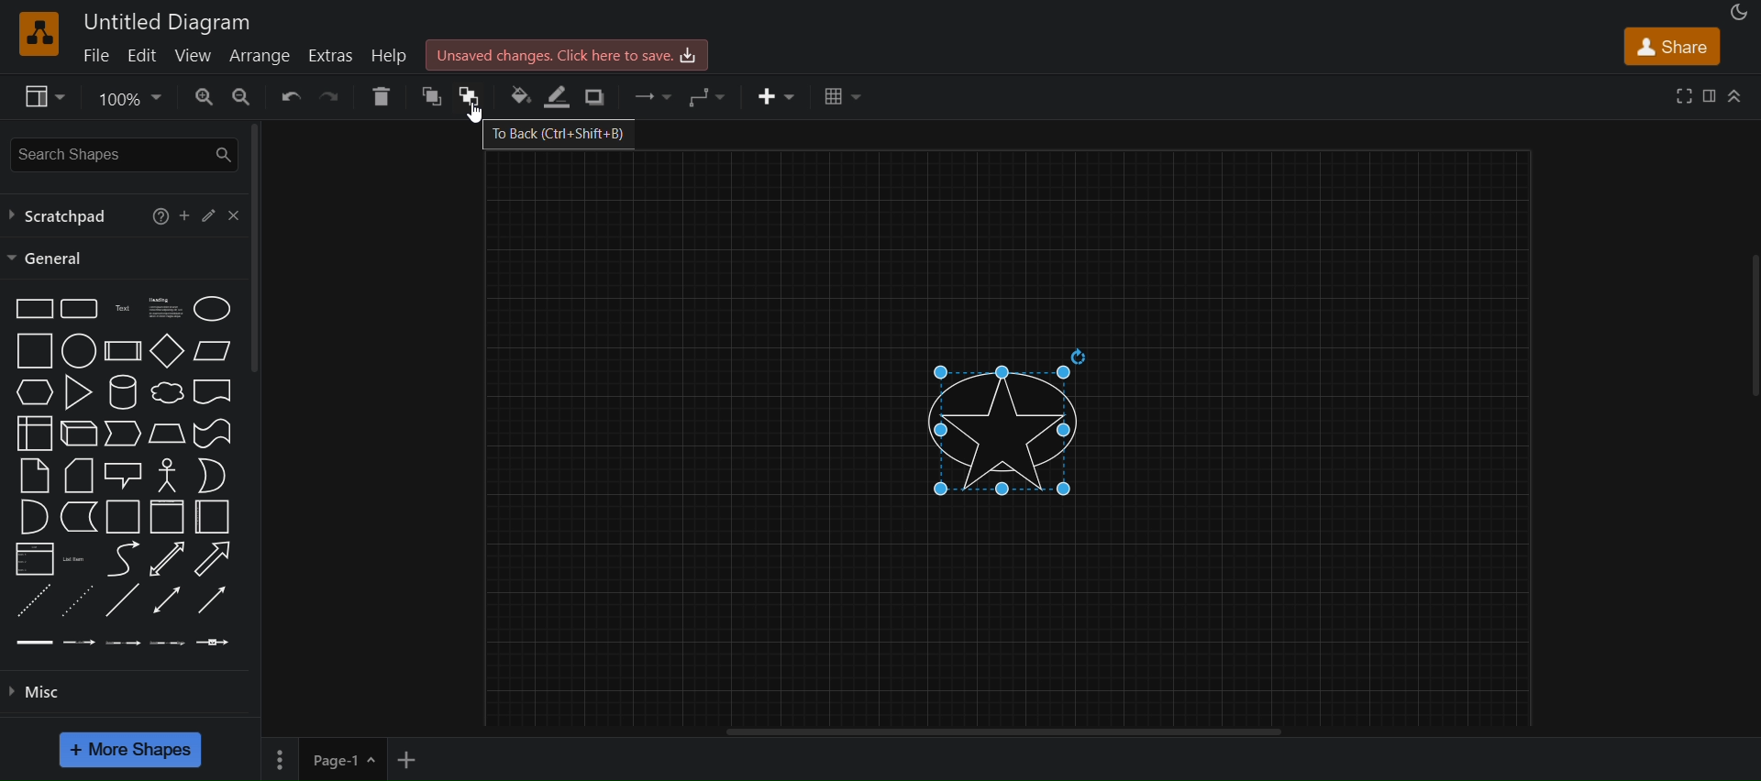 The image size is (1761, 781). I want to click on misc, so click(42, 692).